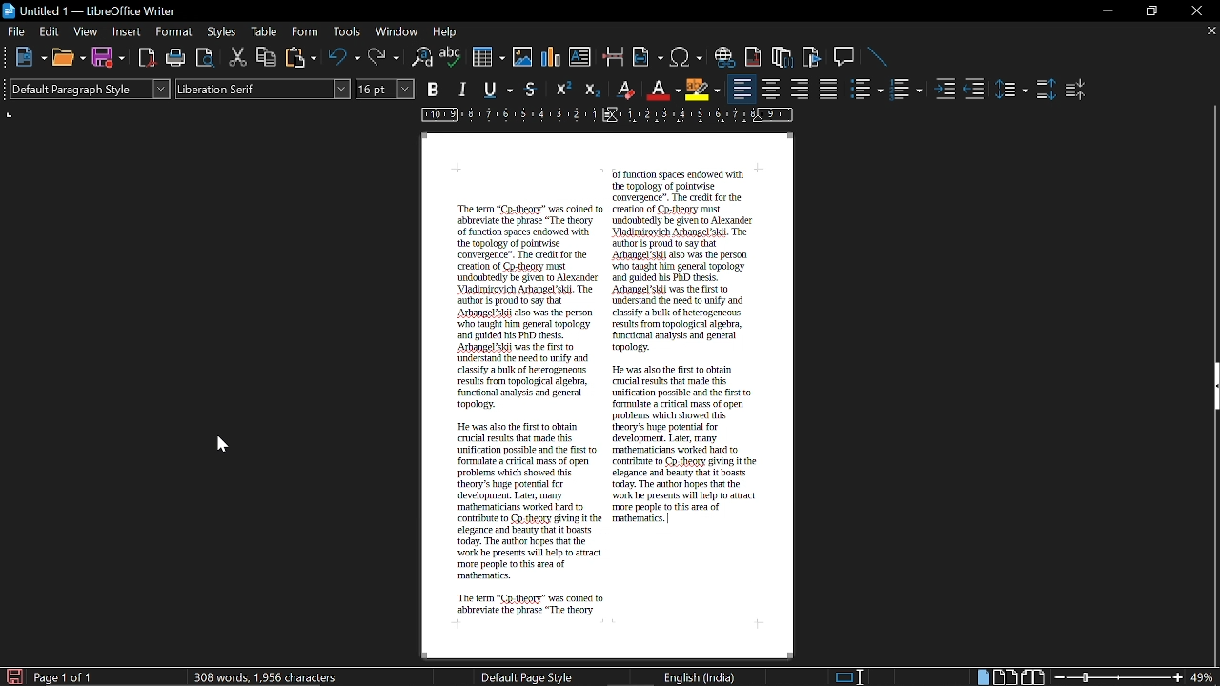  What do you see at coordinates (607, 115) in the screenshot?
I see `Scale` at bounding box center [607, 115].